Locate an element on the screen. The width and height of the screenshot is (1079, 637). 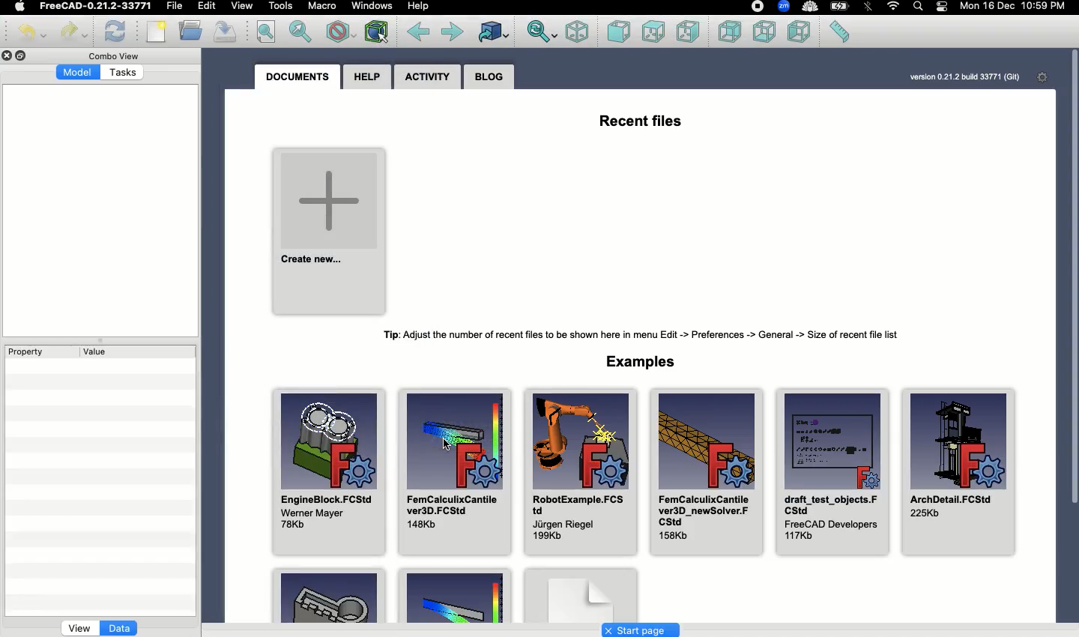
Fit selection is located at coordinates (300, 33).